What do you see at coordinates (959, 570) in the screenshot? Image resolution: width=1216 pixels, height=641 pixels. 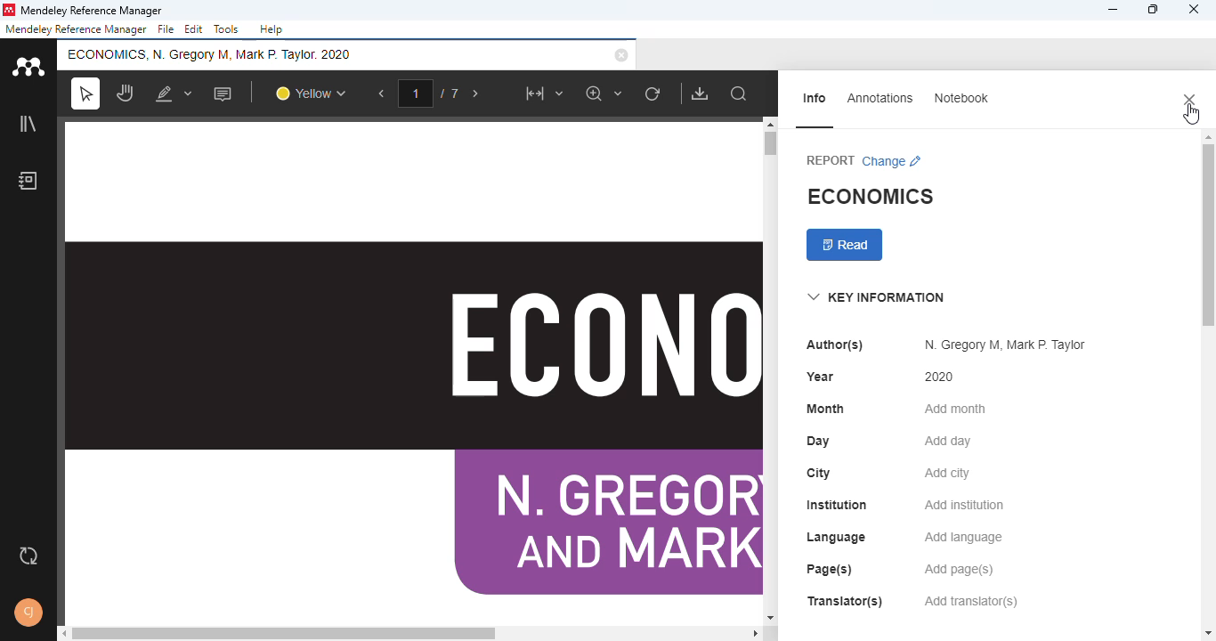 I see `add page(s)` at bounding box center [959, 570].